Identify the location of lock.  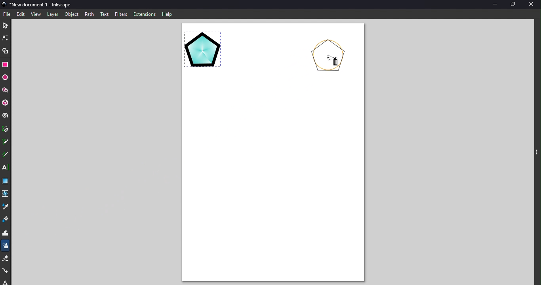
(6, 281).